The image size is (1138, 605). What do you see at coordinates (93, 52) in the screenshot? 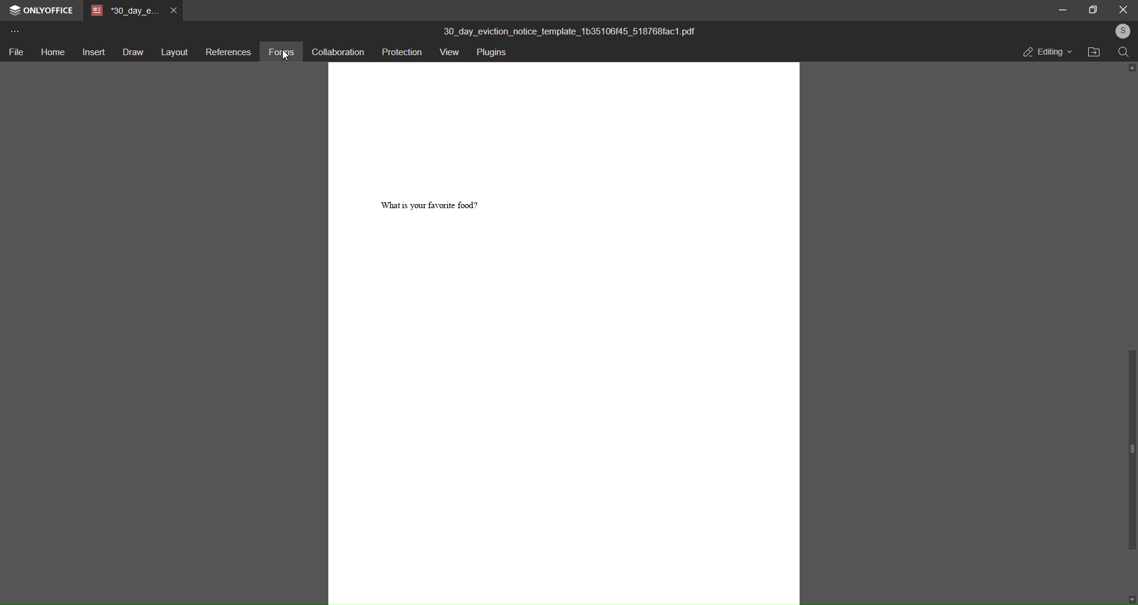
I see `insert` at bounding box center [93, 52].